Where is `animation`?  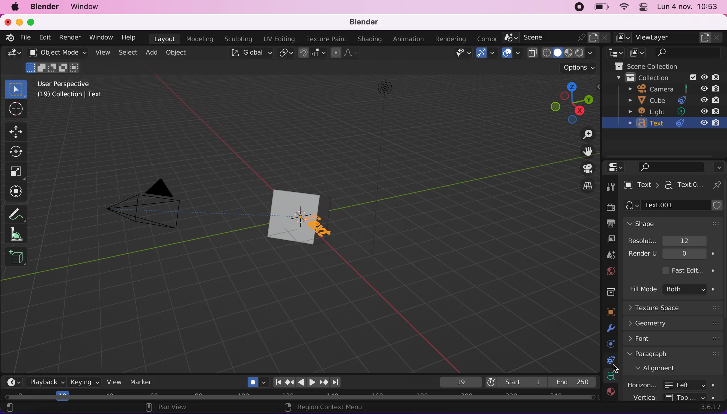 animation is located at coordinates (409, 39).